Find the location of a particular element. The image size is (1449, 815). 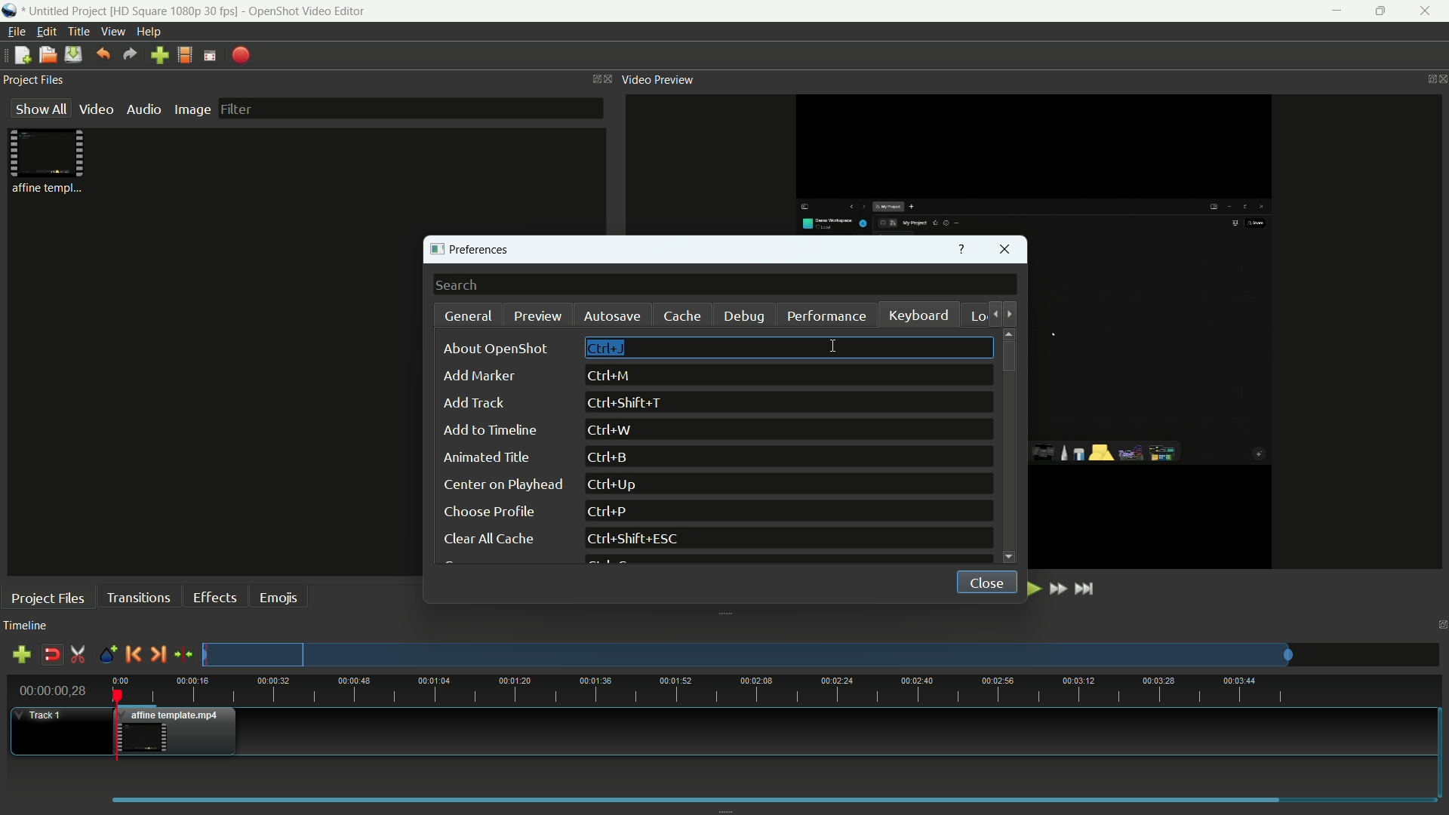

redo is located at coordinates (131, 54).